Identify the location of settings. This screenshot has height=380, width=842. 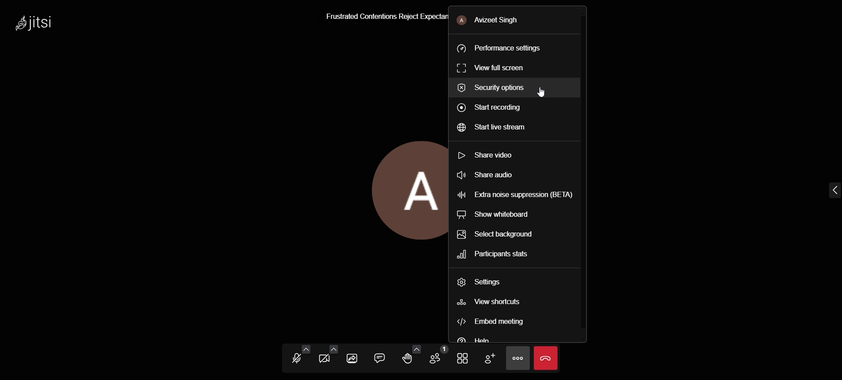
(497, 282).